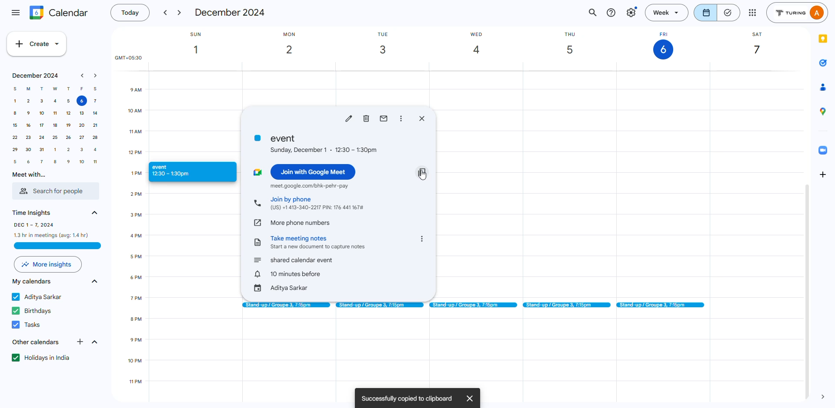  What do you see at coordinates (33, 76) in the screenshot?
I see `December 2024` at bounding box center [33, 76].